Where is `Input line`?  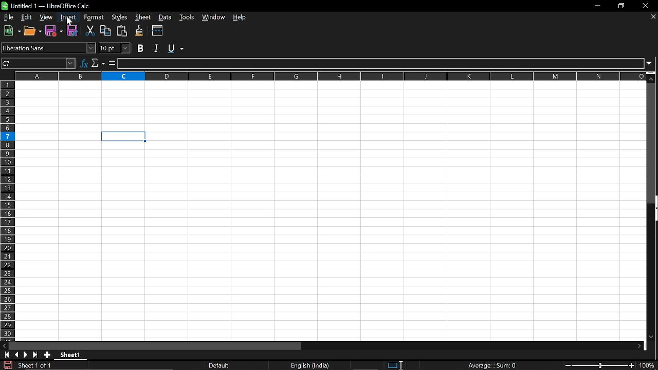
Input line is located at coordinates (381, 64).